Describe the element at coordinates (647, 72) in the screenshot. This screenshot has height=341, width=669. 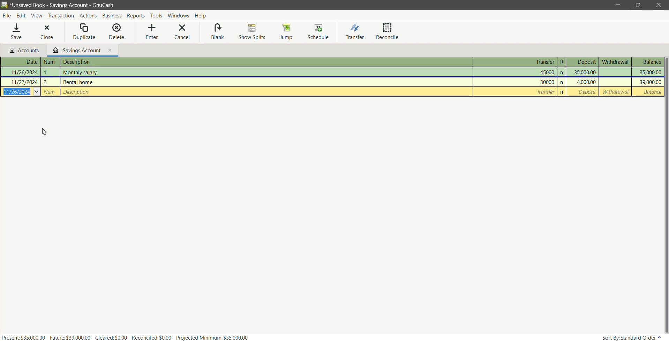
I see `35000.00` at that location.